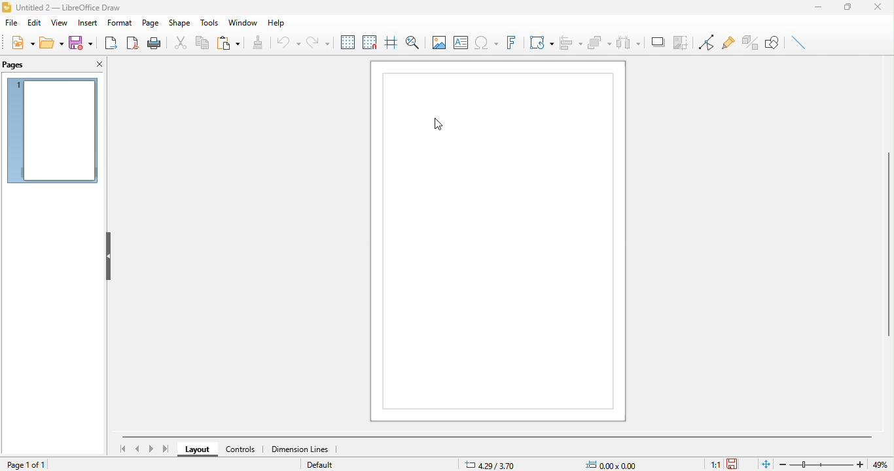 This screenshot has width=894, height=471. I want to click on 4.29/3.70, so click(500, 464).